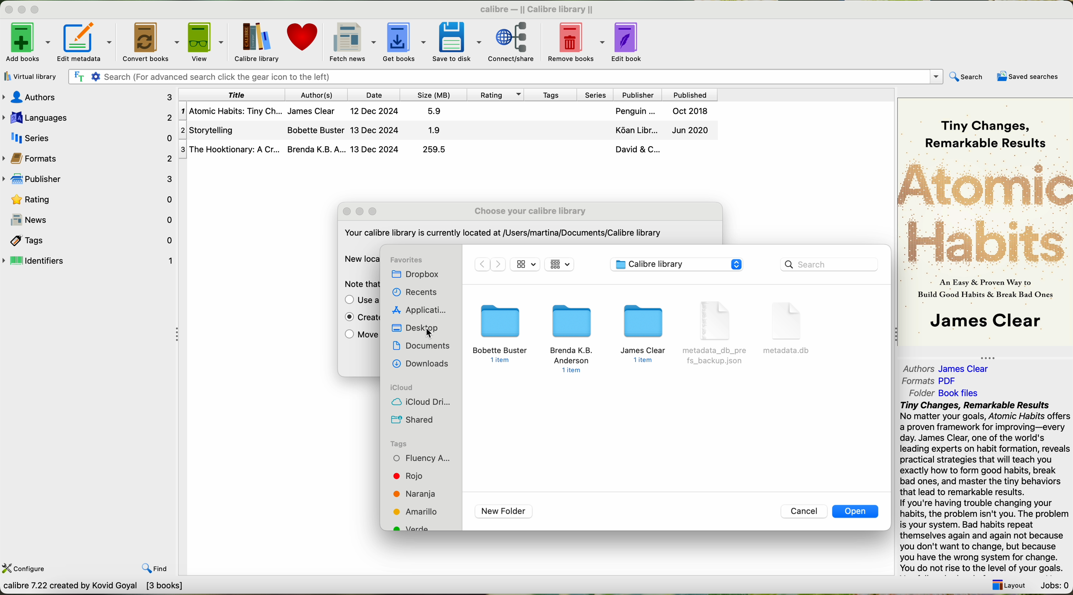 This screenshot has width=1073, height=595. I want to click on favorites, so click(407, 260).